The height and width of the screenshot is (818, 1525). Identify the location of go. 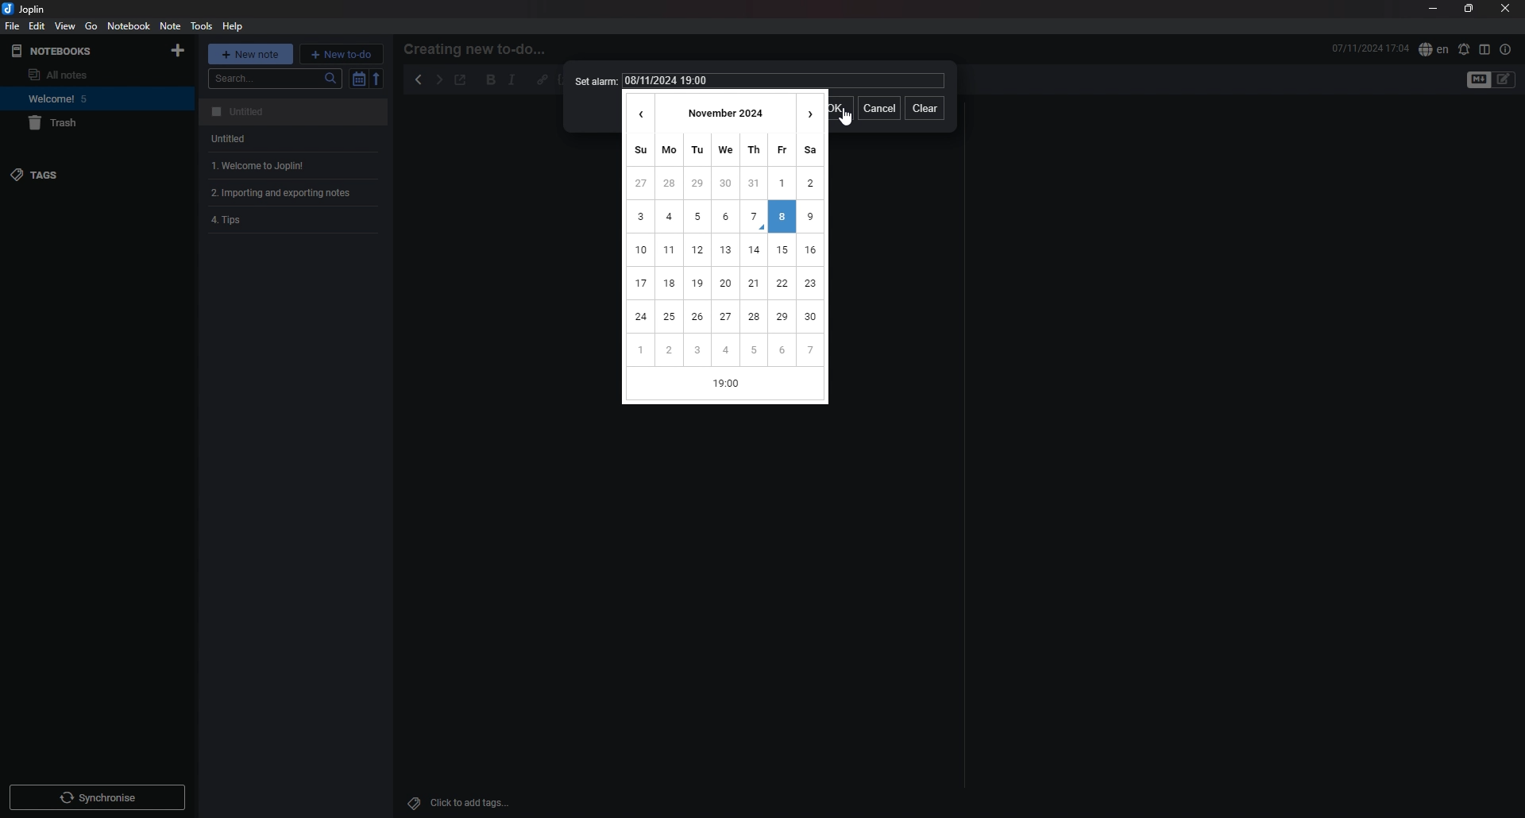
(91, 26).